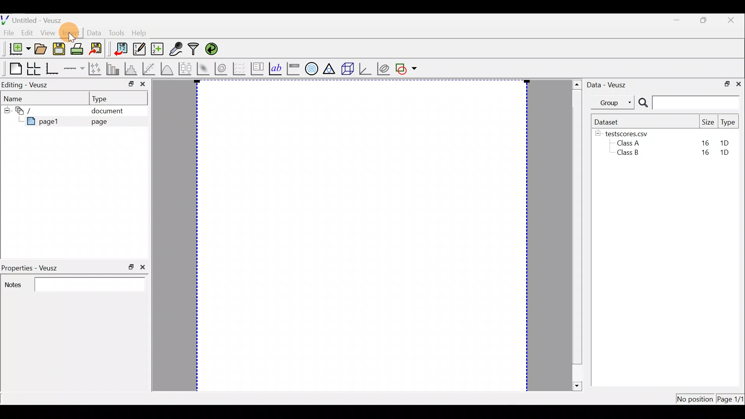 This screenshot has width=745, height=419. What do you see at coordinates (257, 69) in the screenshot?
I see `Plot key` at bounding box center [257, 69].